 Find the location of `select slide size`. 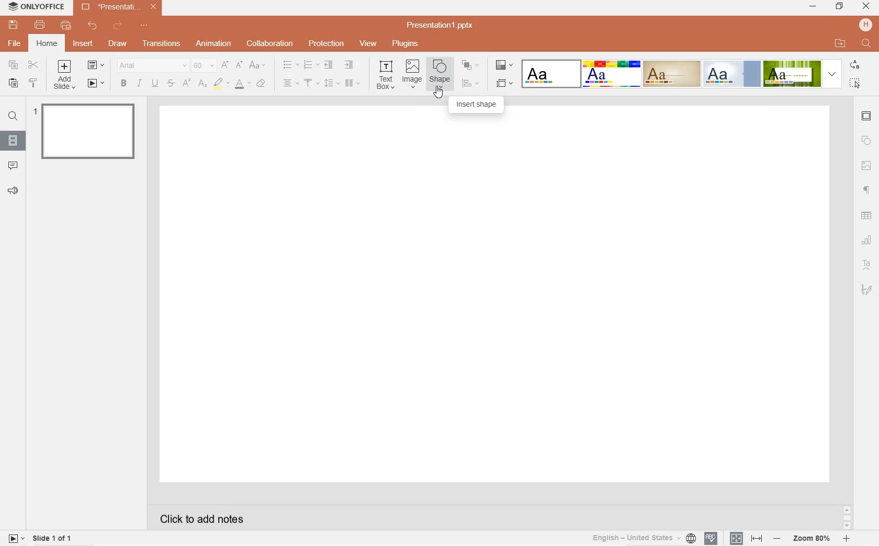

select slide size is located at coordinates (503, 84).